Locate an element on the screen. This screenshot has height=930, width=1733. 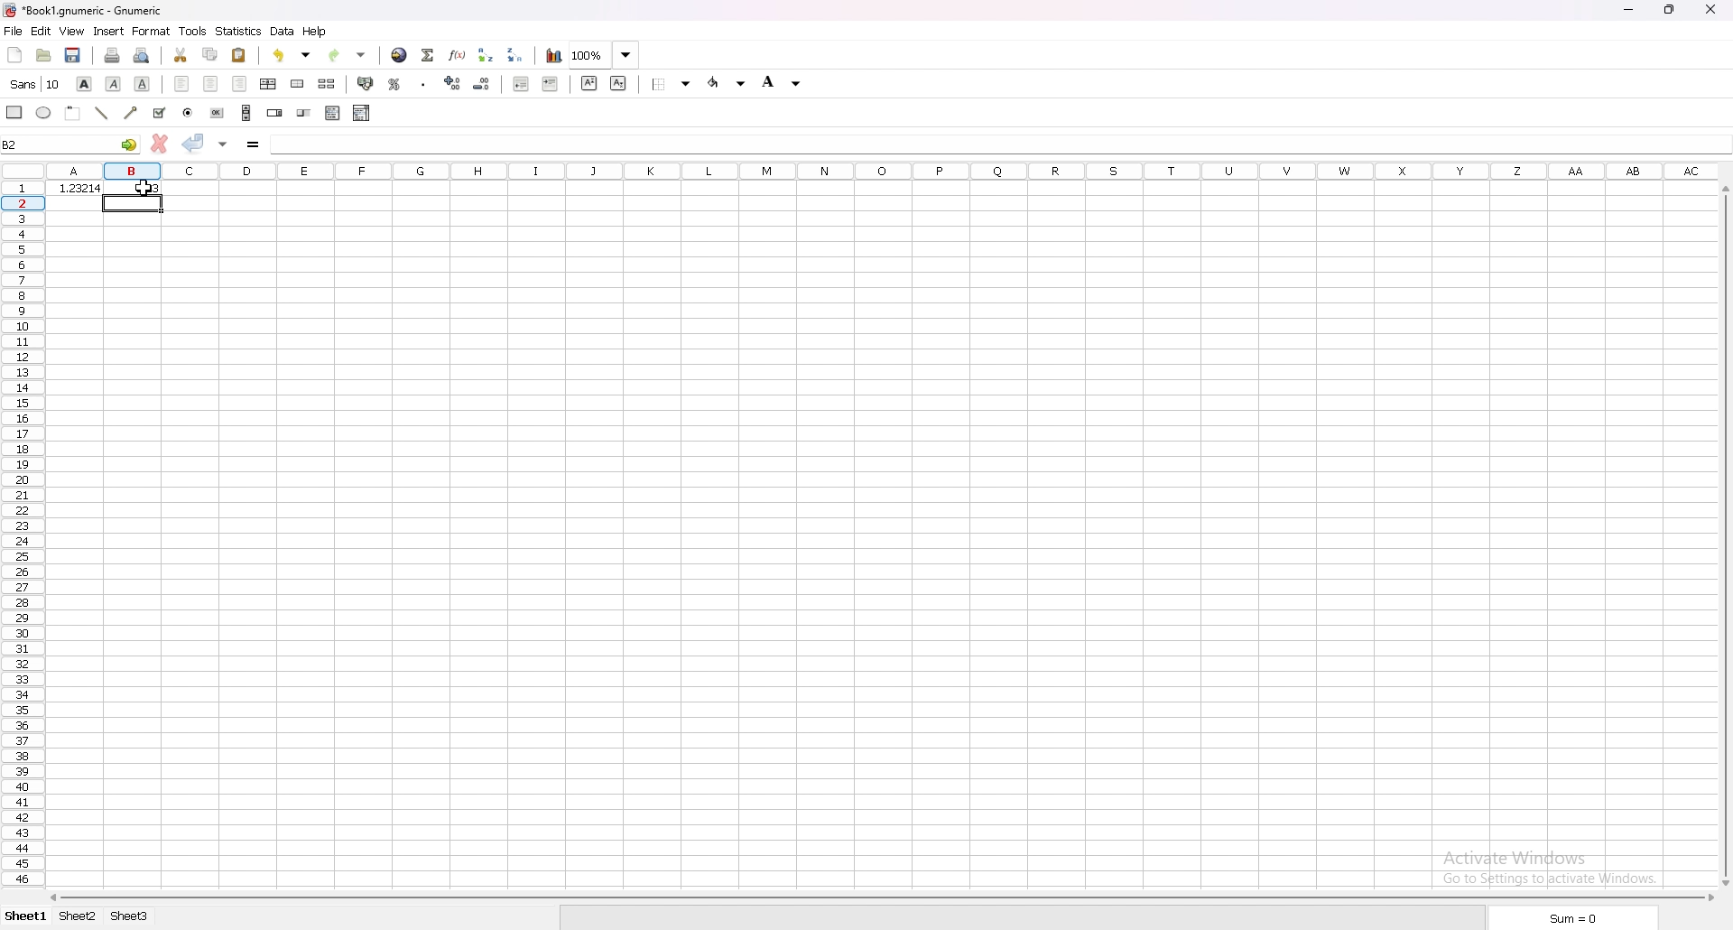
redo is located at coordinates (351, 55).